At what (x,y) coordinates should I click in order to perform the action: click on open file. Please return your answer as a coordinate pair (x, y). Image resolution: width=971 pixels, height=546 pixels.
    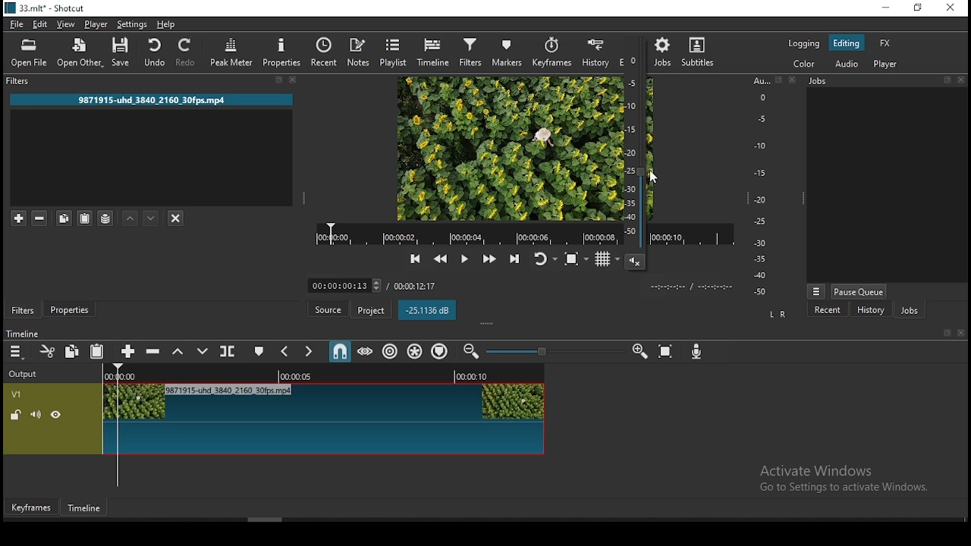
    Looking at the image, I should click on (30, 55).